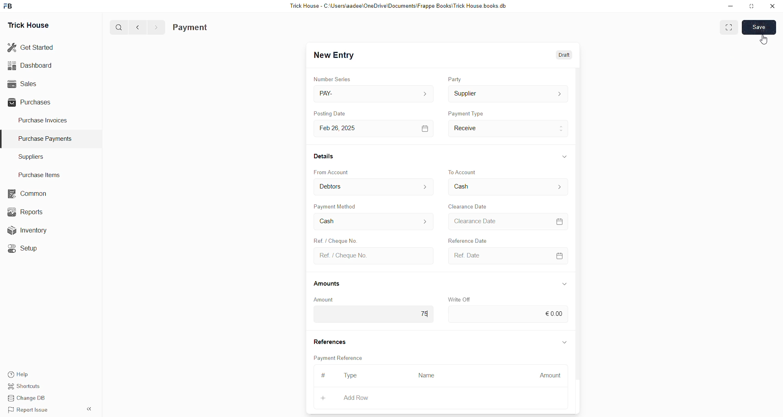 This screenshot has height=417, width=783. What do you see at coordinates (730, 7) in the screenshot?
I see `Minimize` at bounding box center [730, 7].